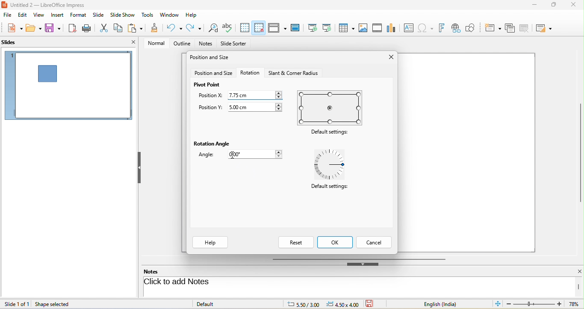  I want to click on 5.00 cm, so click(257, 106).